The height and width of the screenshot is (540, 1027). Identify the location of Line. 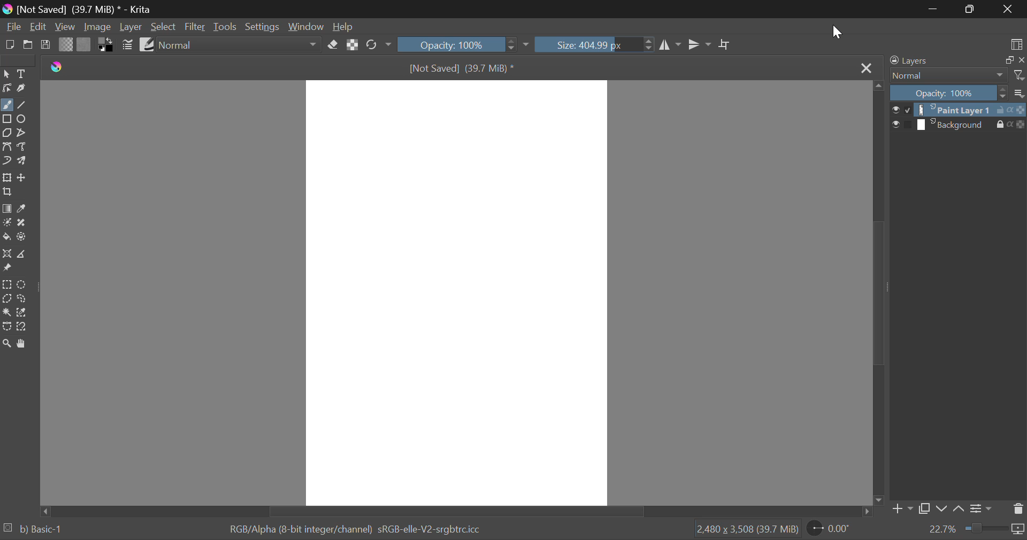
(22, 104).